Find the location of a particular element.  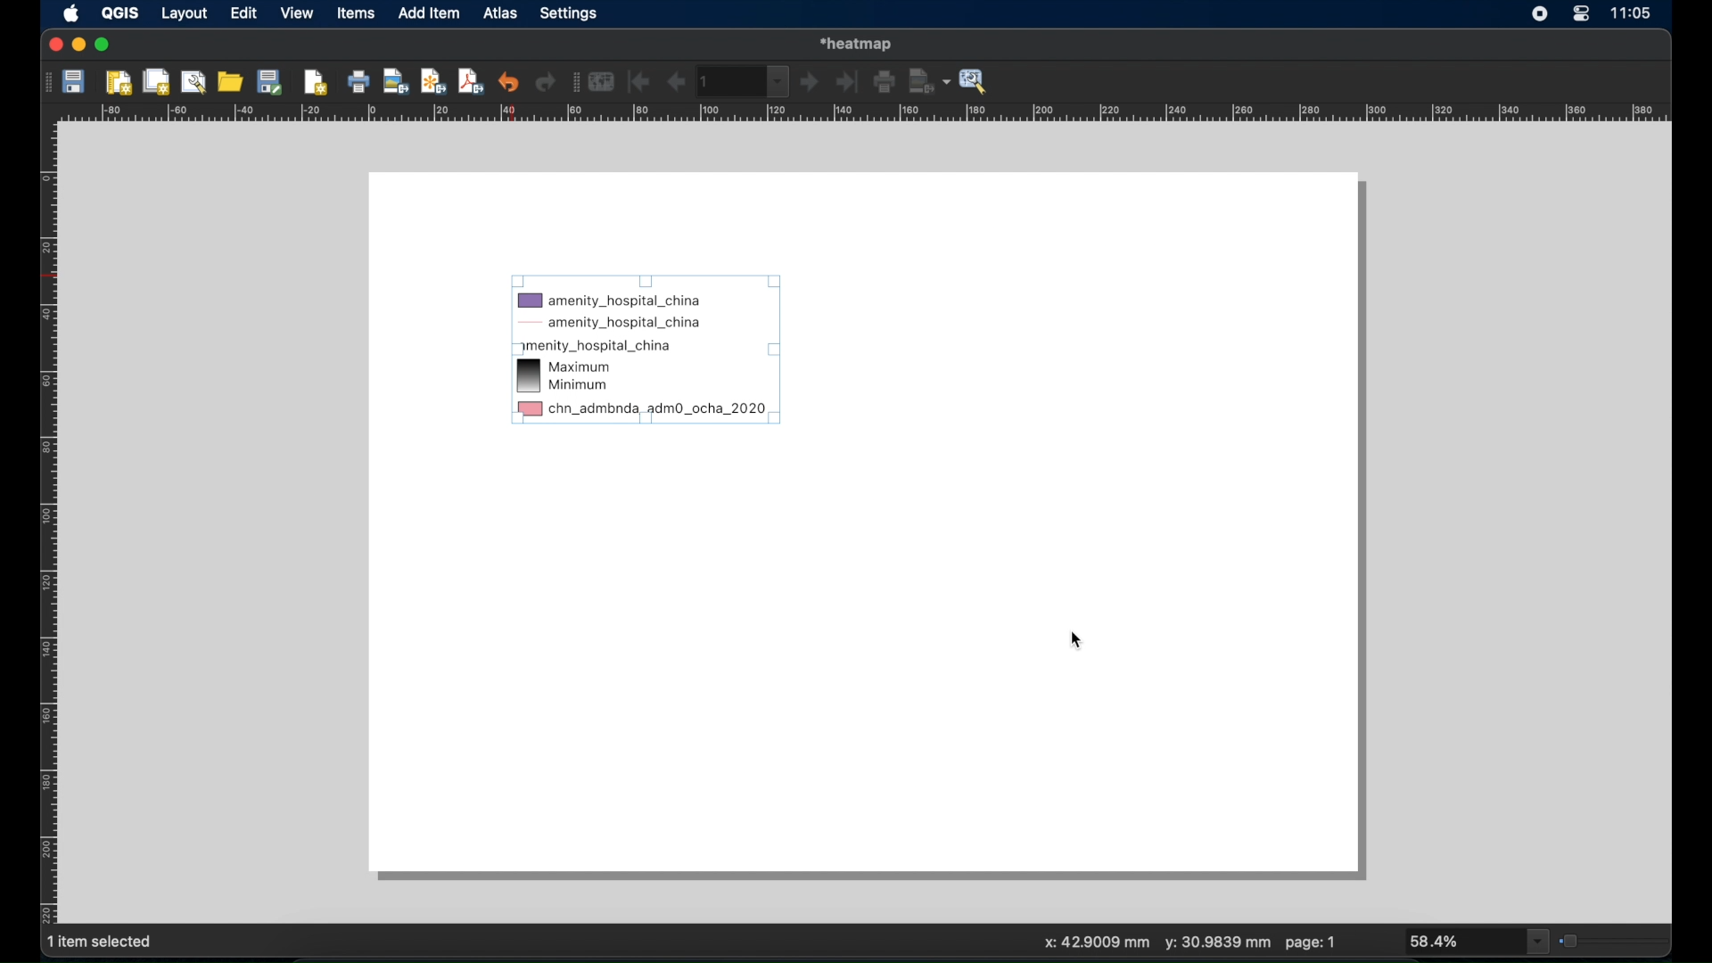

print atlas is located at coordinates (885, 84).